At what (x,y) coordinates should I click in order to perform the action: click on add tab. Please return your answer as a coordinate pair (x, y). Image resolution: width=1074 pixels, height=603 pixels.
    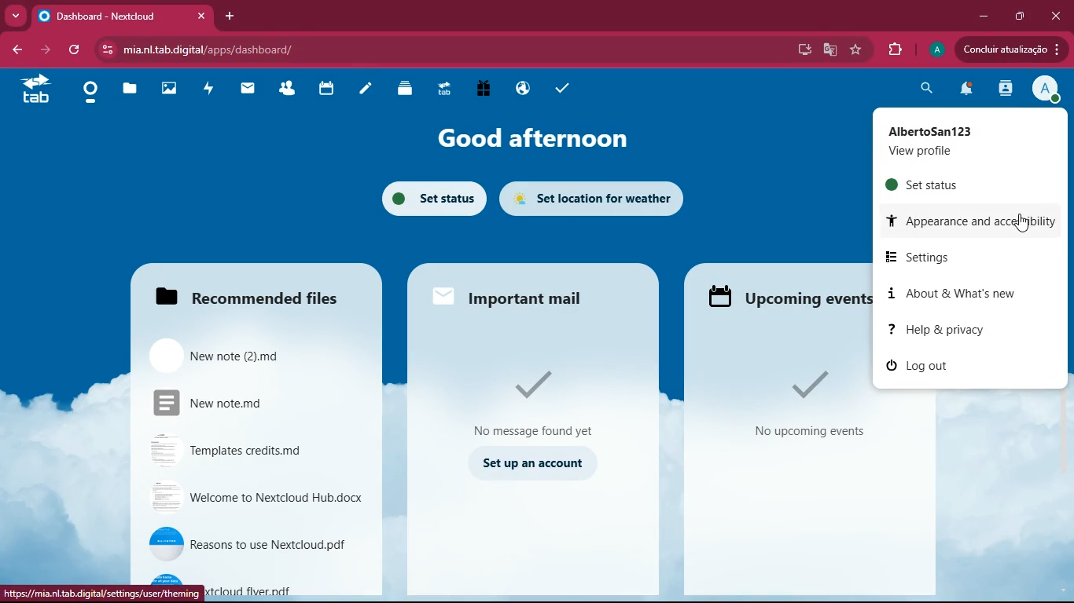
    Looking at the image, I should click on (227, 16).